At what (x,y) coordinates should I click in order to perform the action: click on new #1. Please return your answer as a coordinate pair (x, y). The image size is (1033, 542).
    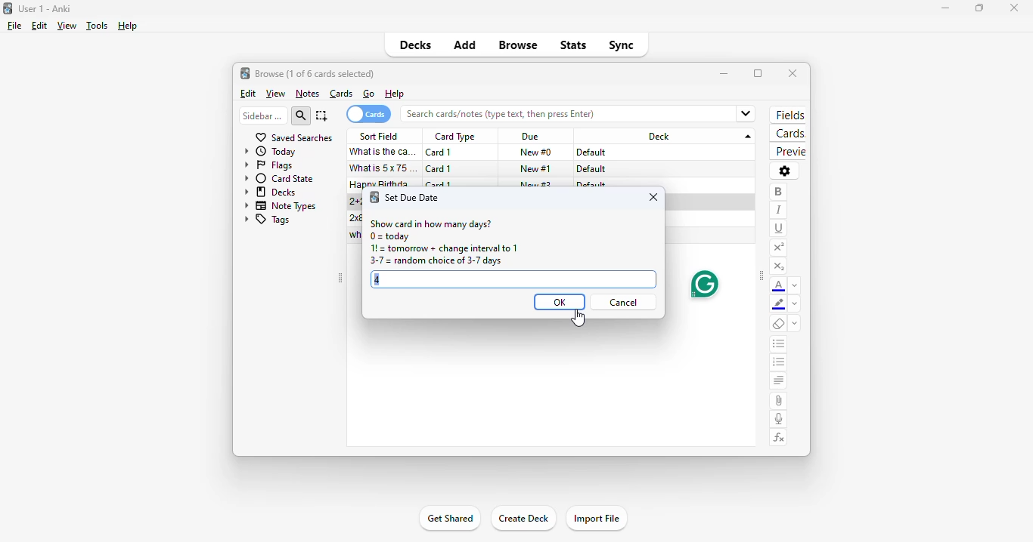
    Looking at the image, I should click on (536, 168).